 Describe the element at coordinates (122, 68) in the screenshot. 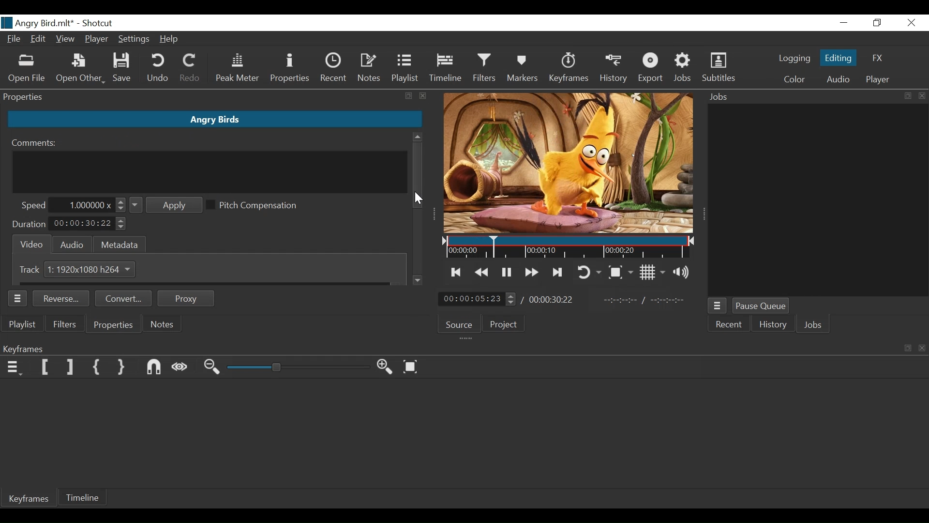

I see `Save` at that location.